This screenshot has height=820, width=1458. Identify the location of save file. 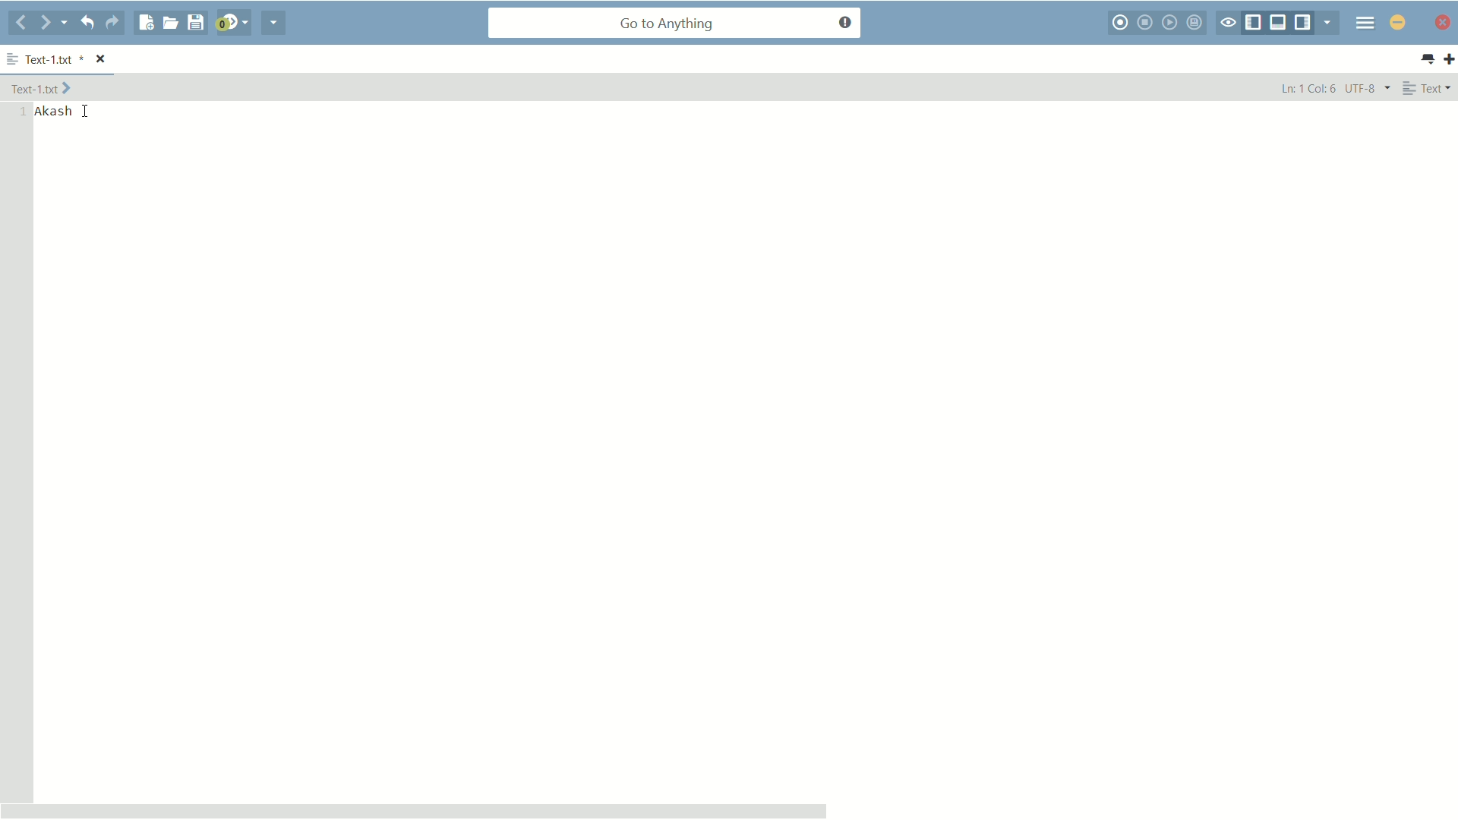
(195, 24).